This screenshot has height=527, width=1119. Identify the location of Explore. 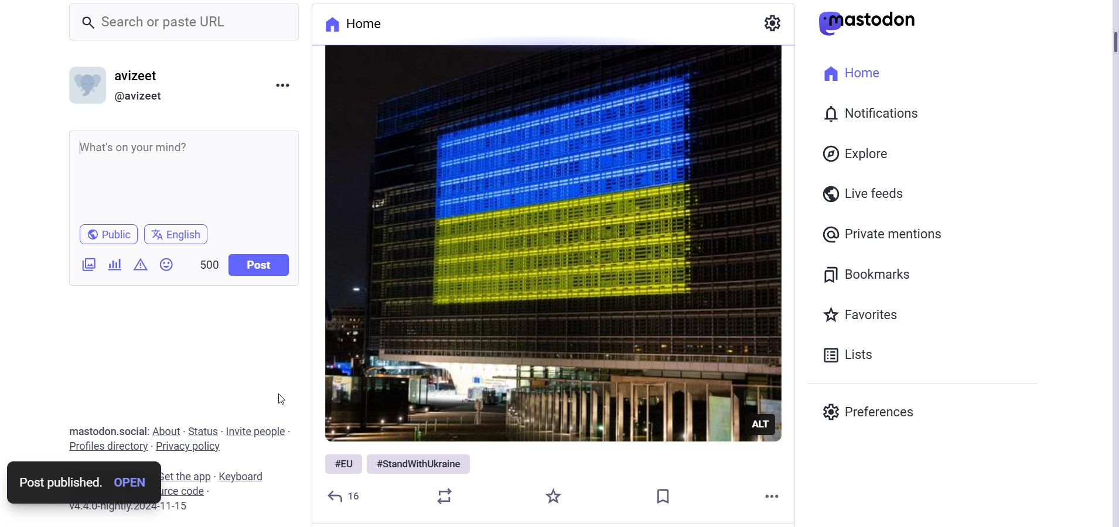
(858, 153).